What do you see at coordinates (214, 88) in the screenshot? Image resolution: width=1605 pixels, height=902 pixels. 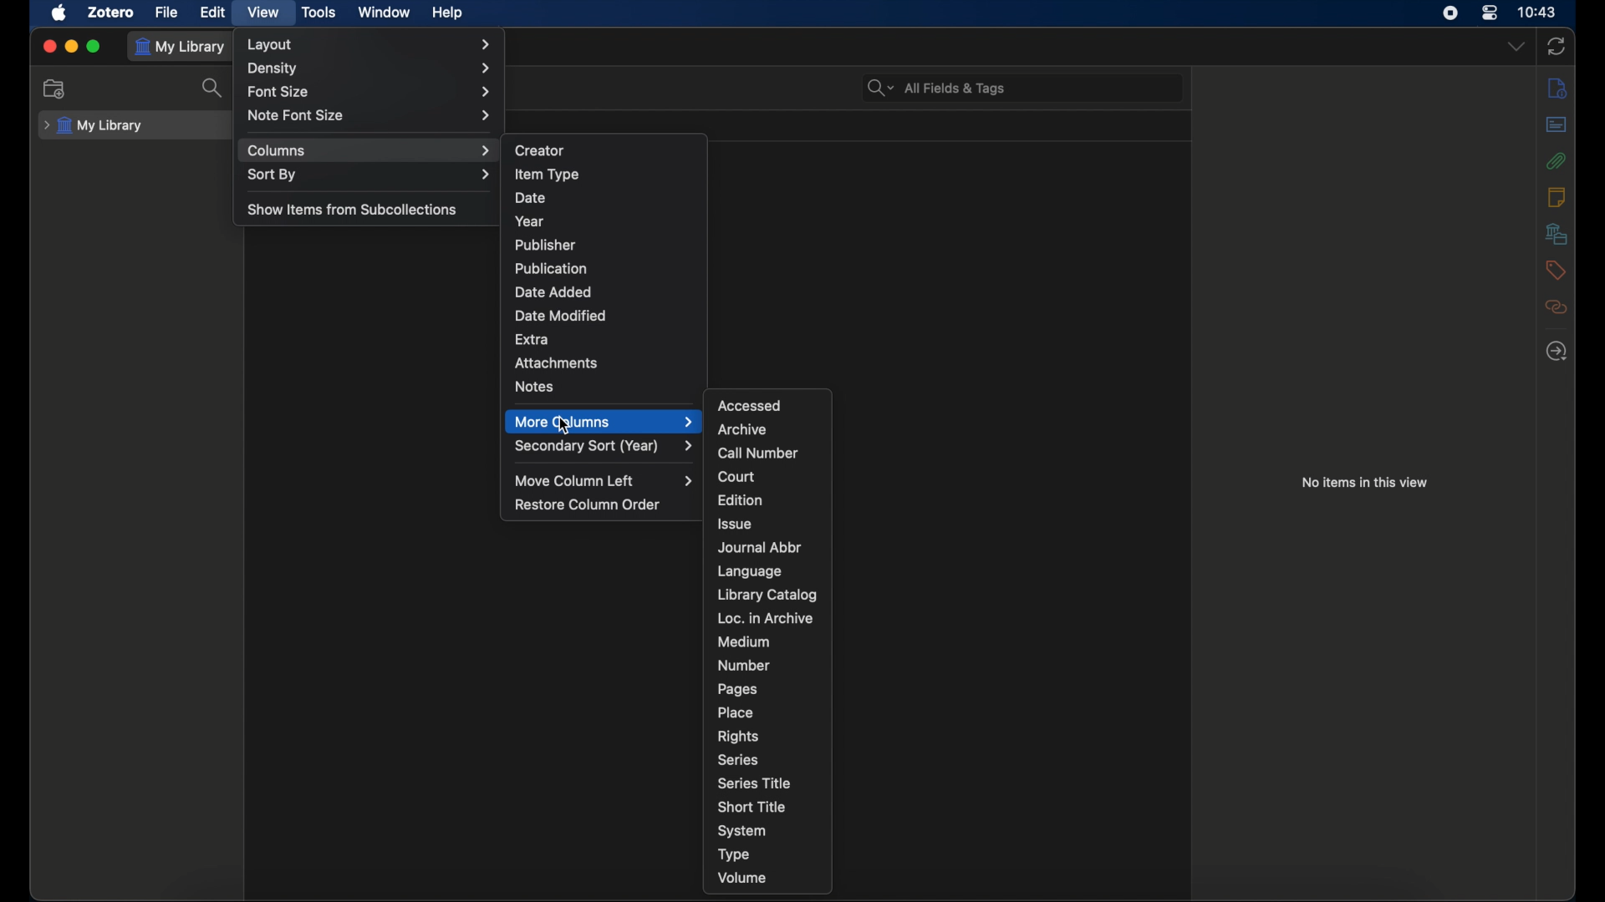 I see `search` at bounding box center [214, 88].